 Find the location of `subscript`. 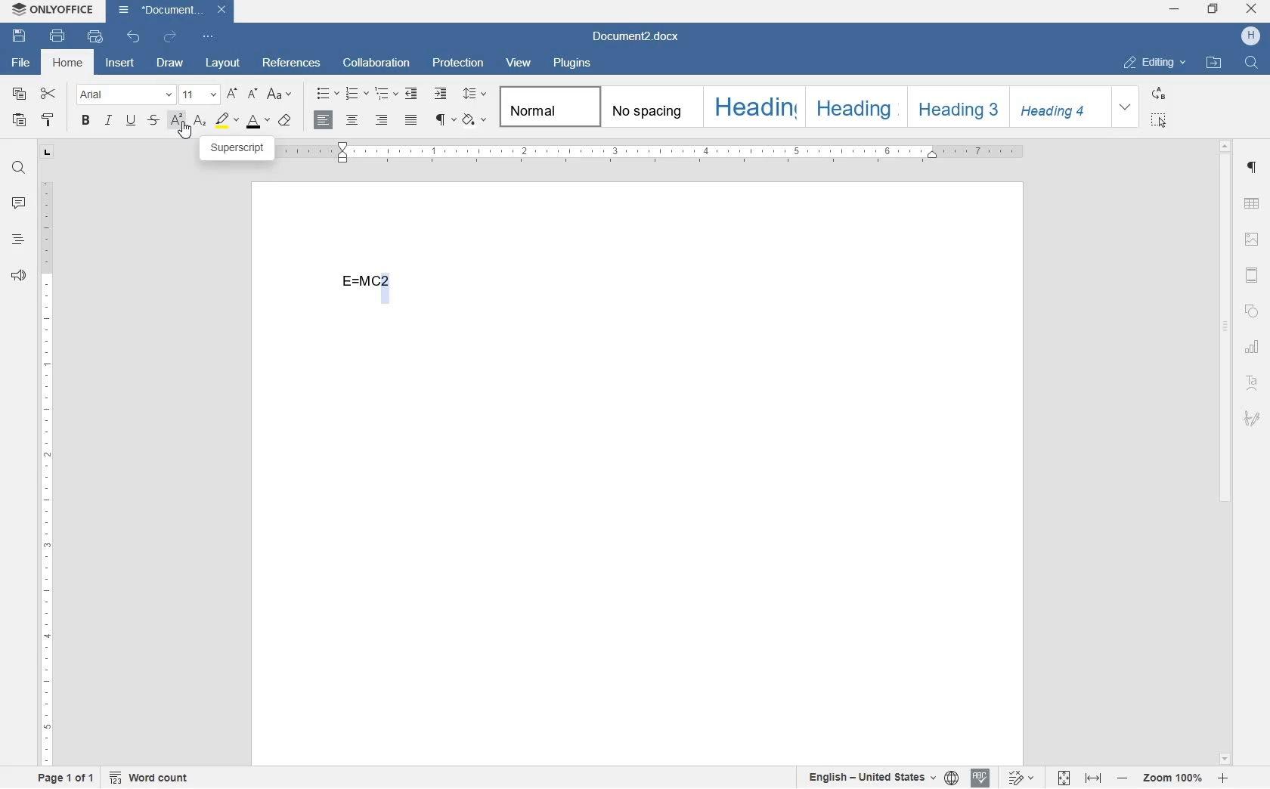

subscript is located at coordinates (199, 121).